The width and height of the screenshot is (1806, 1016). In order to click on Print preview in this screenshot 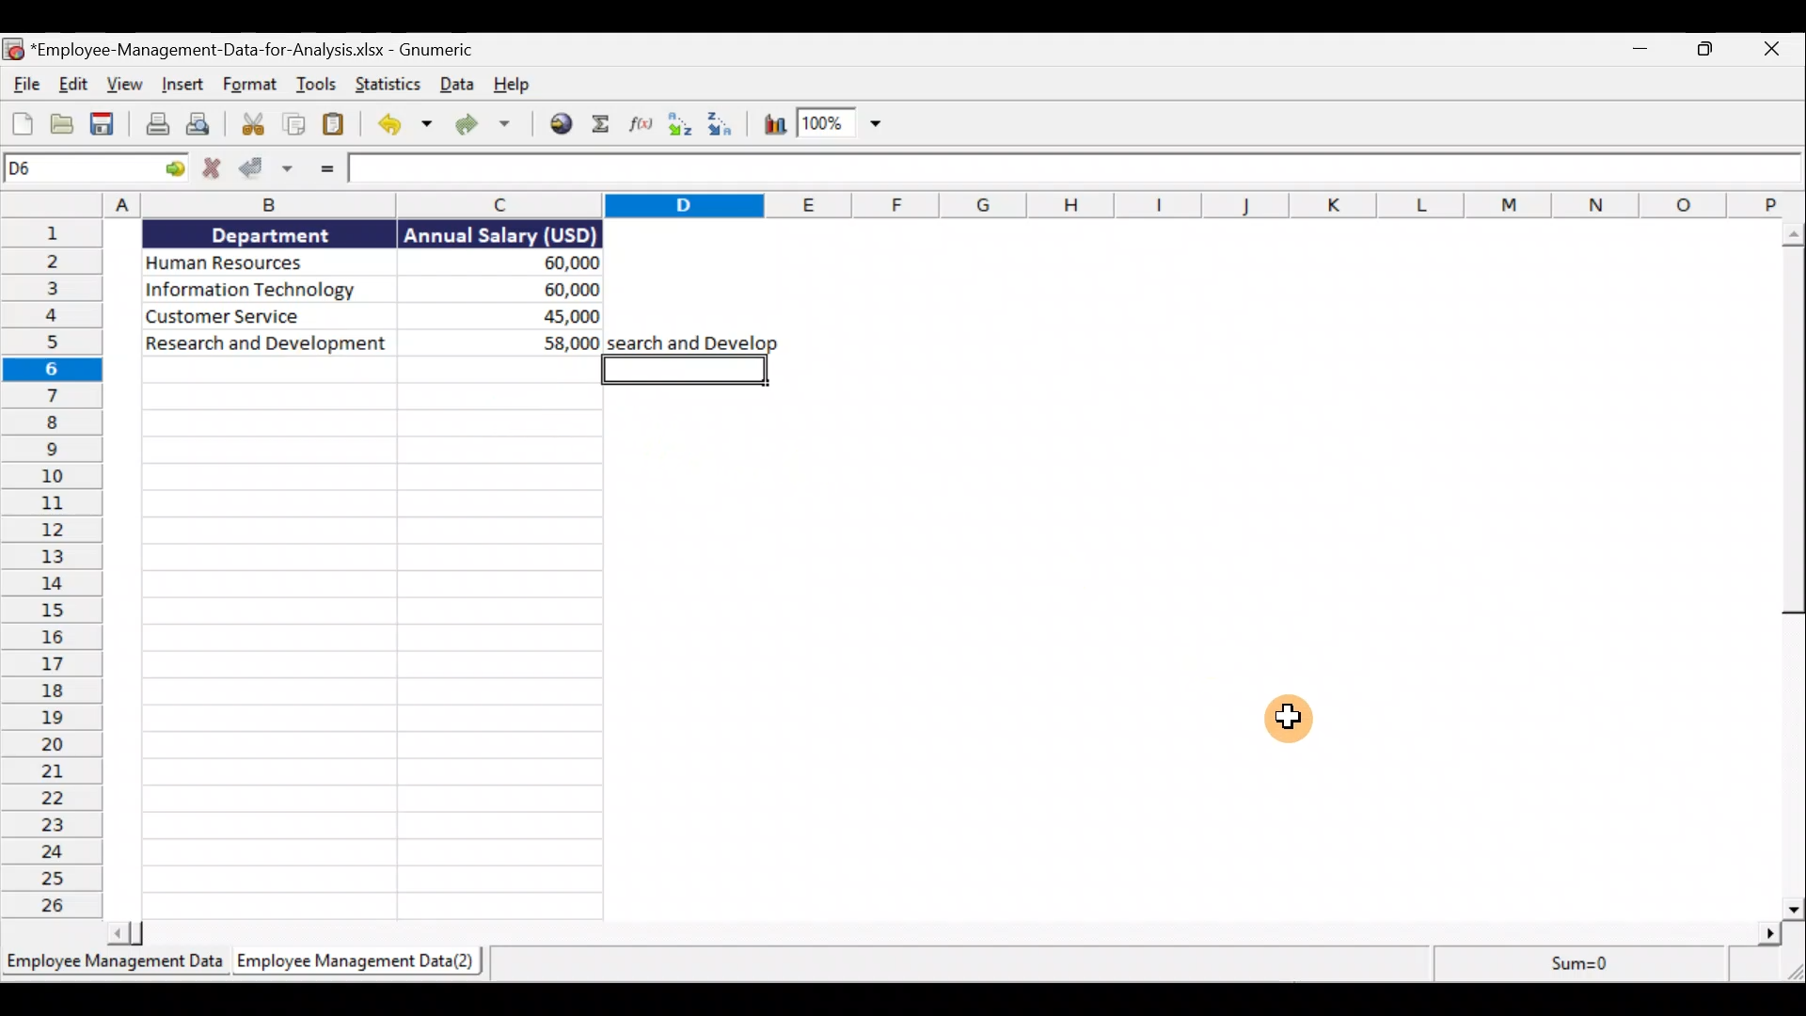, I will do `click(205, 126)`.